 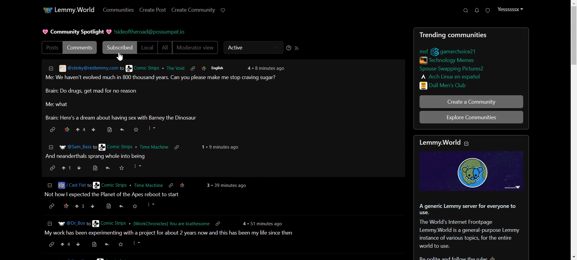 I want to click on save, so click(x=121, y=168).